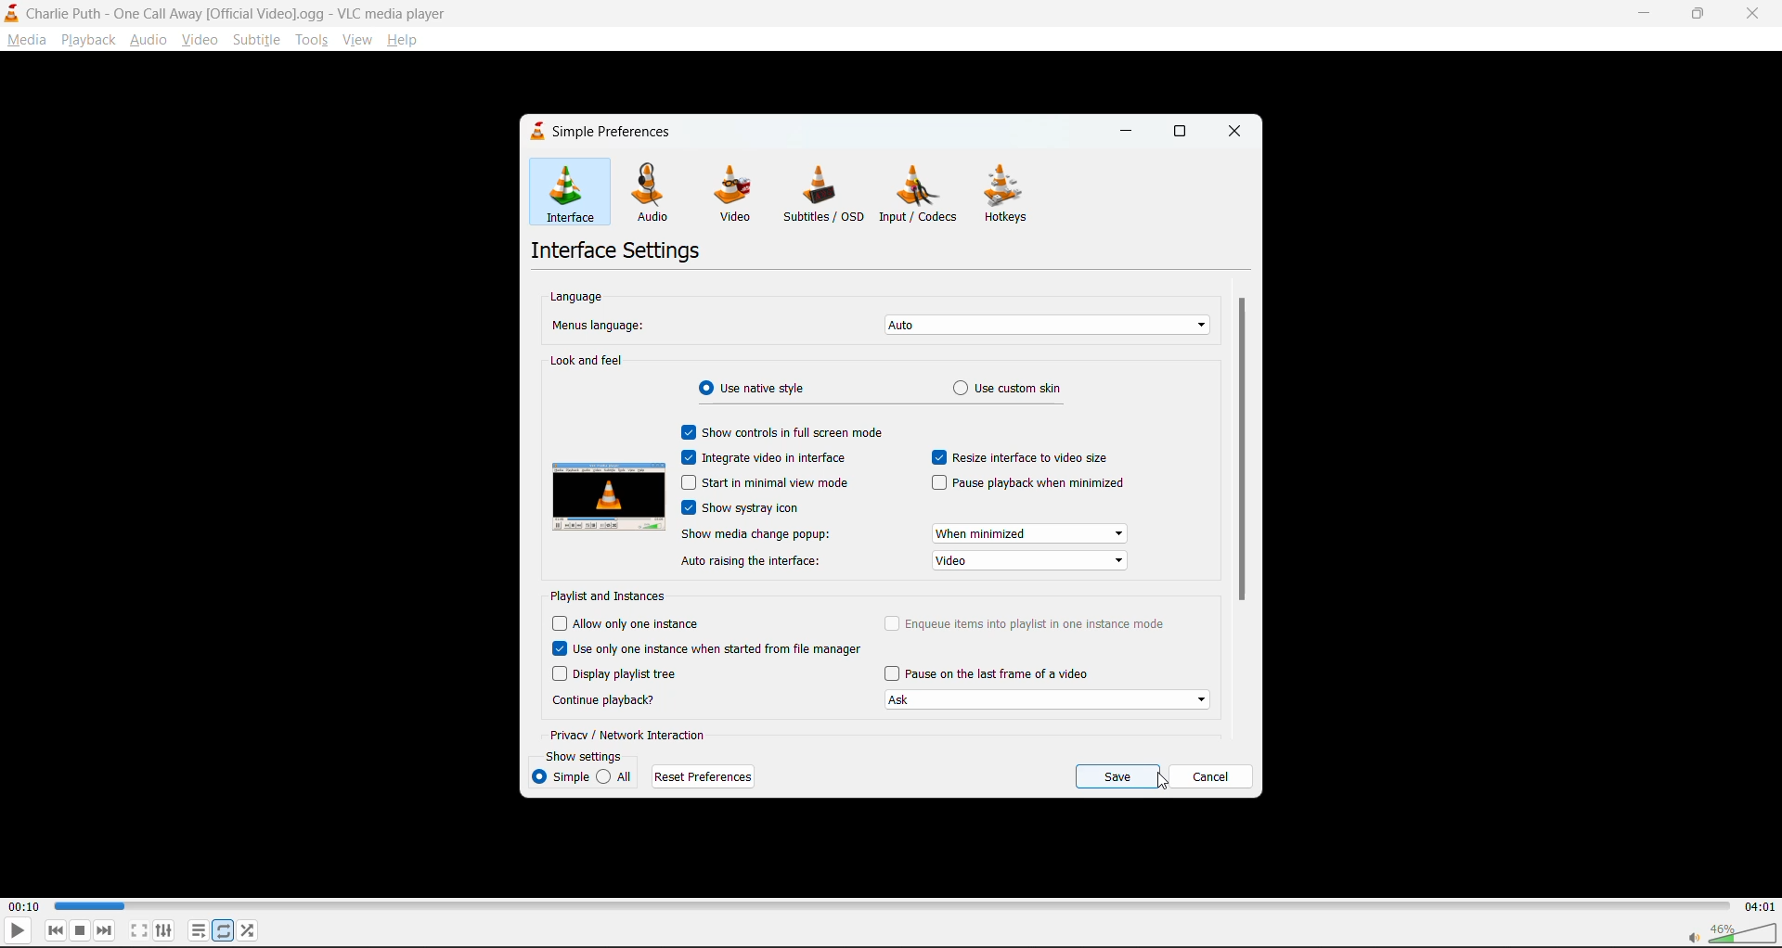 This screenshot has height=948, width=1782. I want to click on pause on last frame of video, so click(1003, 674).